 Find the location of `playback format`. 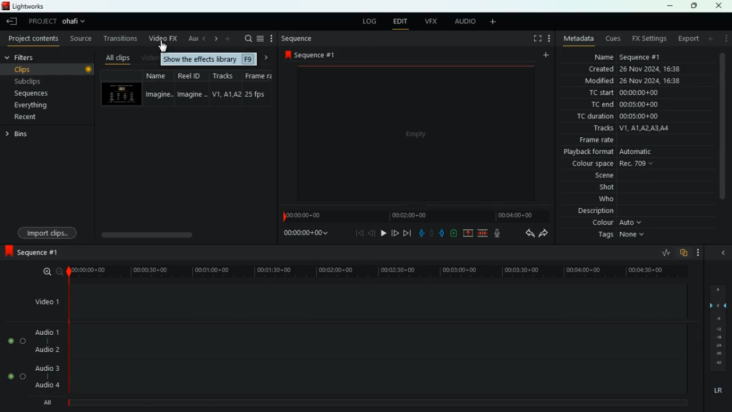

playback format is located at coordinates (623, 152).